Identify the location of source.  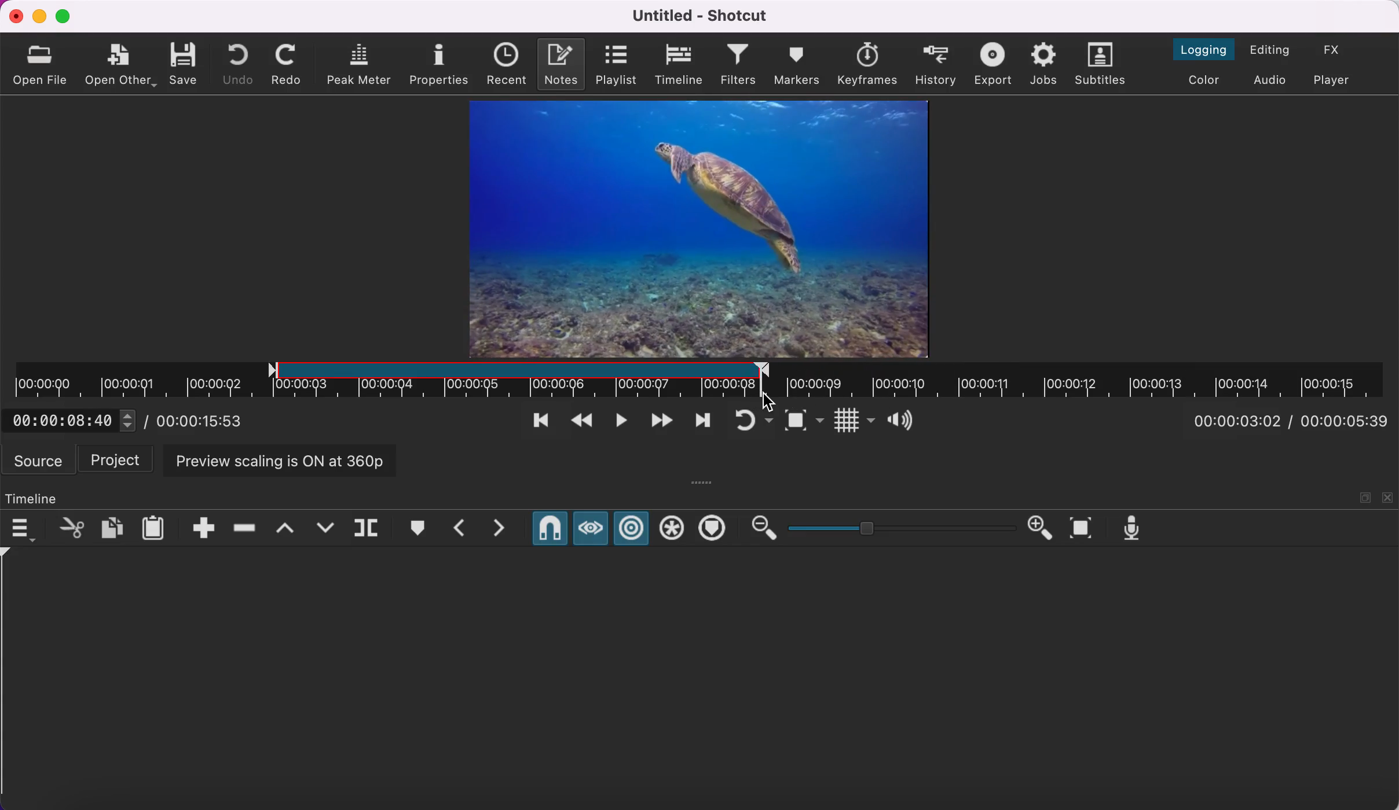
(38, 461).